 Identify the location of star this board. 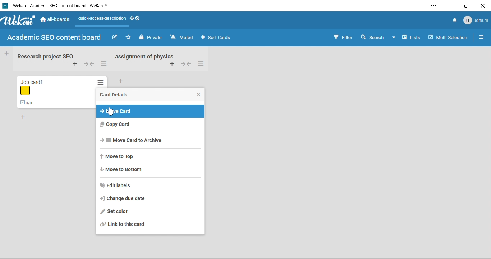
(129, 38).